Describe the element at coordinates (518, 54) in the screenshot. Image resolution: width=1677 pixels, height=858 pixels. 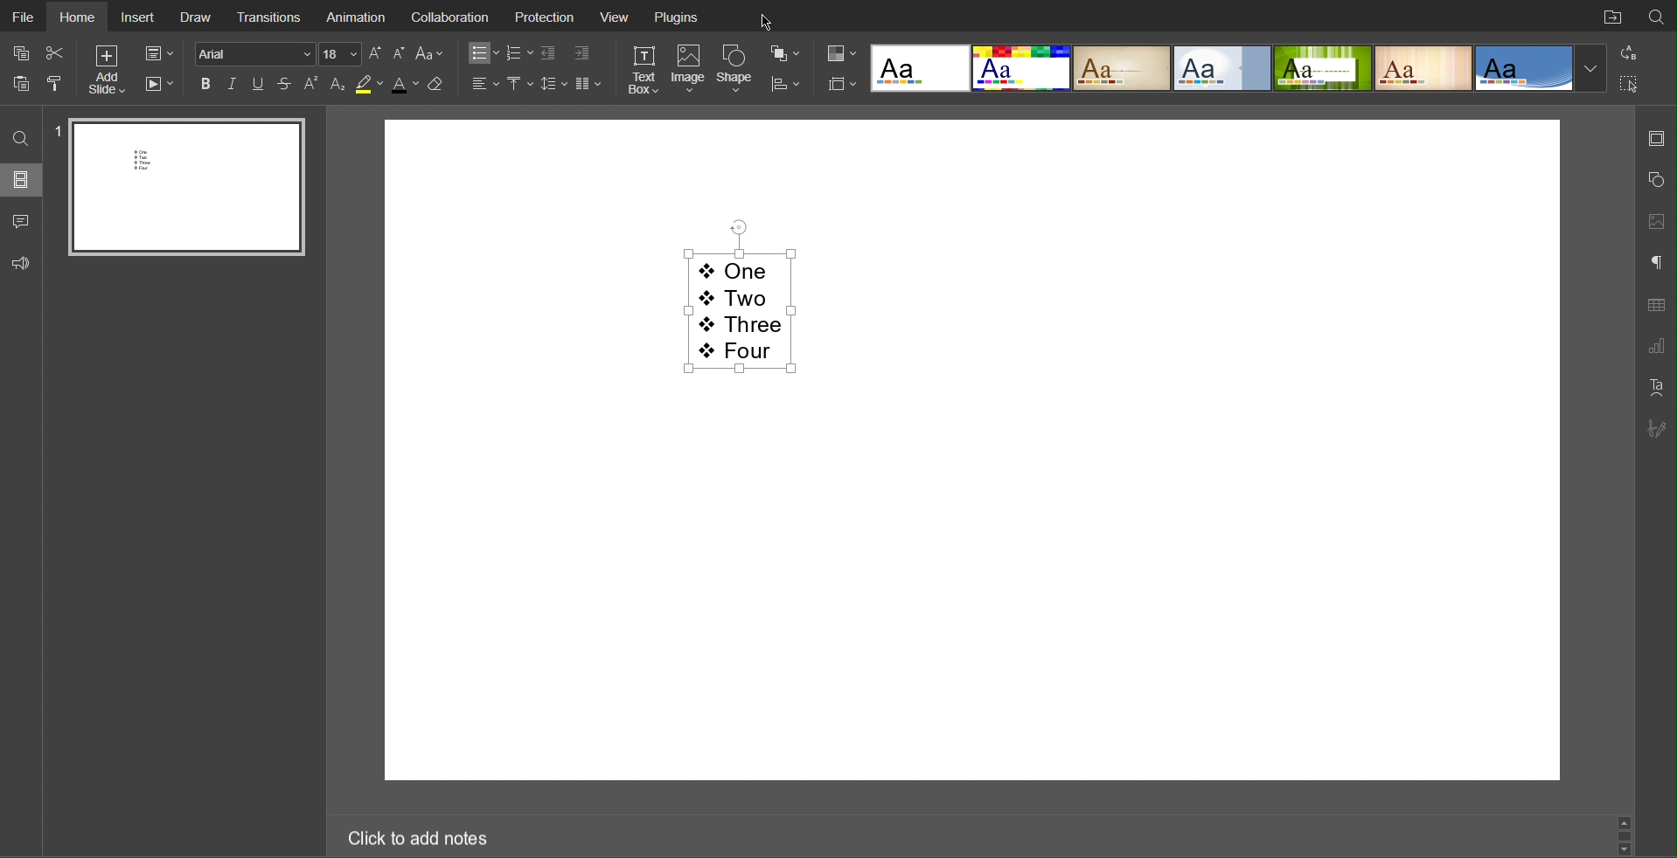
I see `Numbered List` at that location.